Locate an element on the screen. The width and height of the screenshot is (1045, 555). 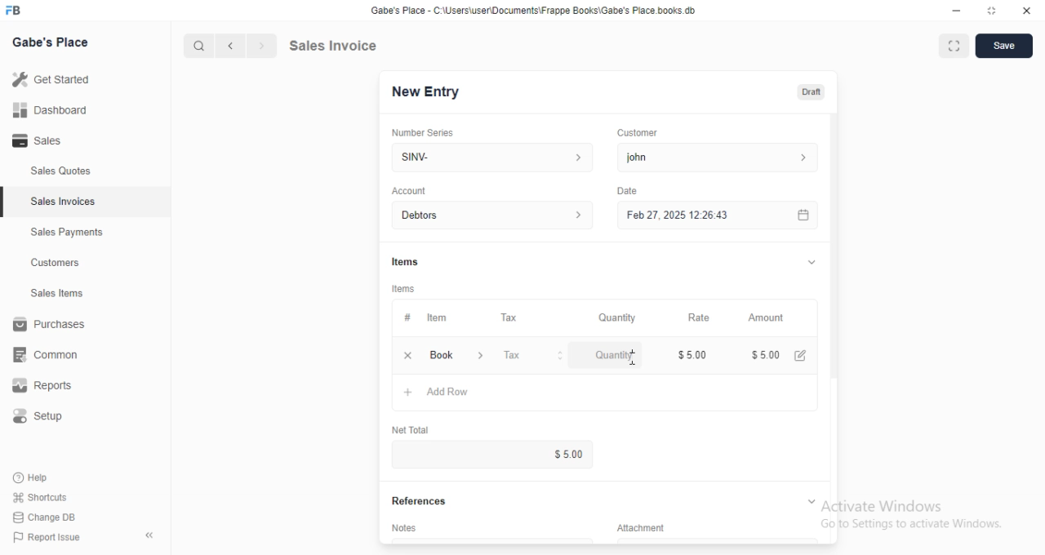
Save is located at coordinates (1007, 46).